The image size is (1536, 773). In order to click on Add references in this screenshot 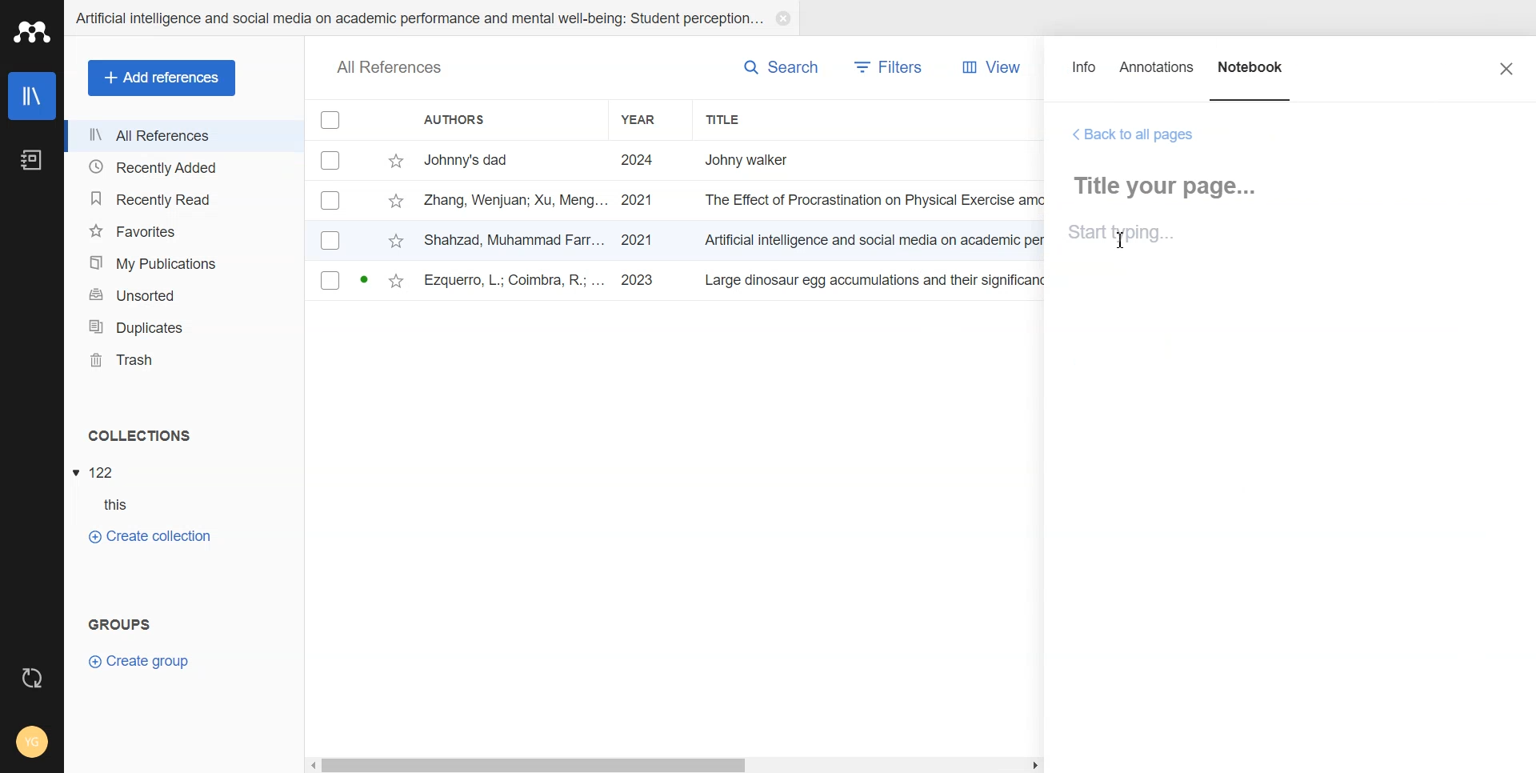, I will do `click(162, 78)`.